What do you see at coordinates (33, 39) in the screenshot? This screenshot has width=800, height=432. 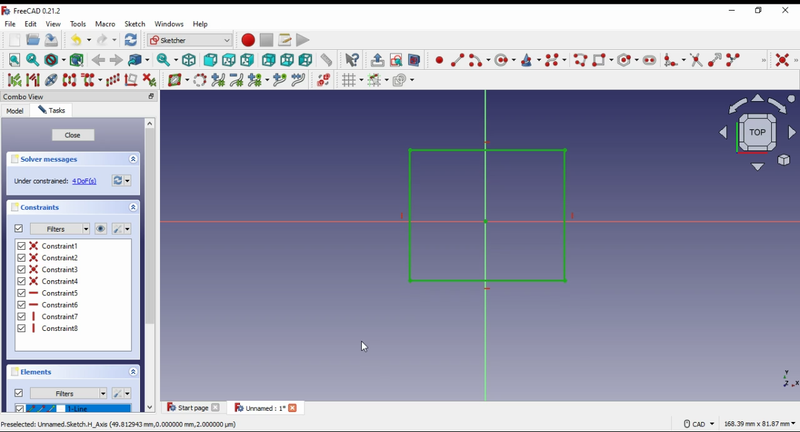 I see `open` at bounding box center [33, 39].